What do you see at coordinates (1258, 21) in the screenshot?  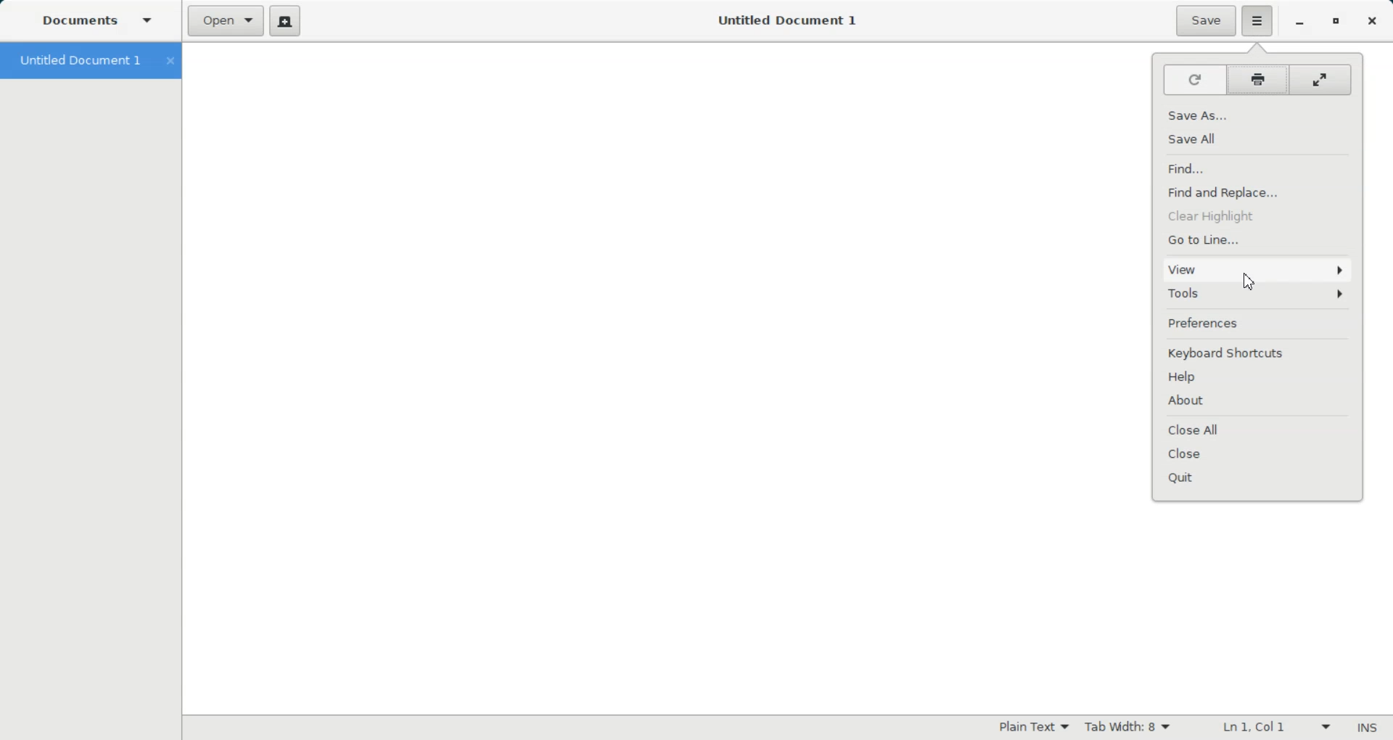 I see `Hamburger settings` at bounding box center [1258, 21].